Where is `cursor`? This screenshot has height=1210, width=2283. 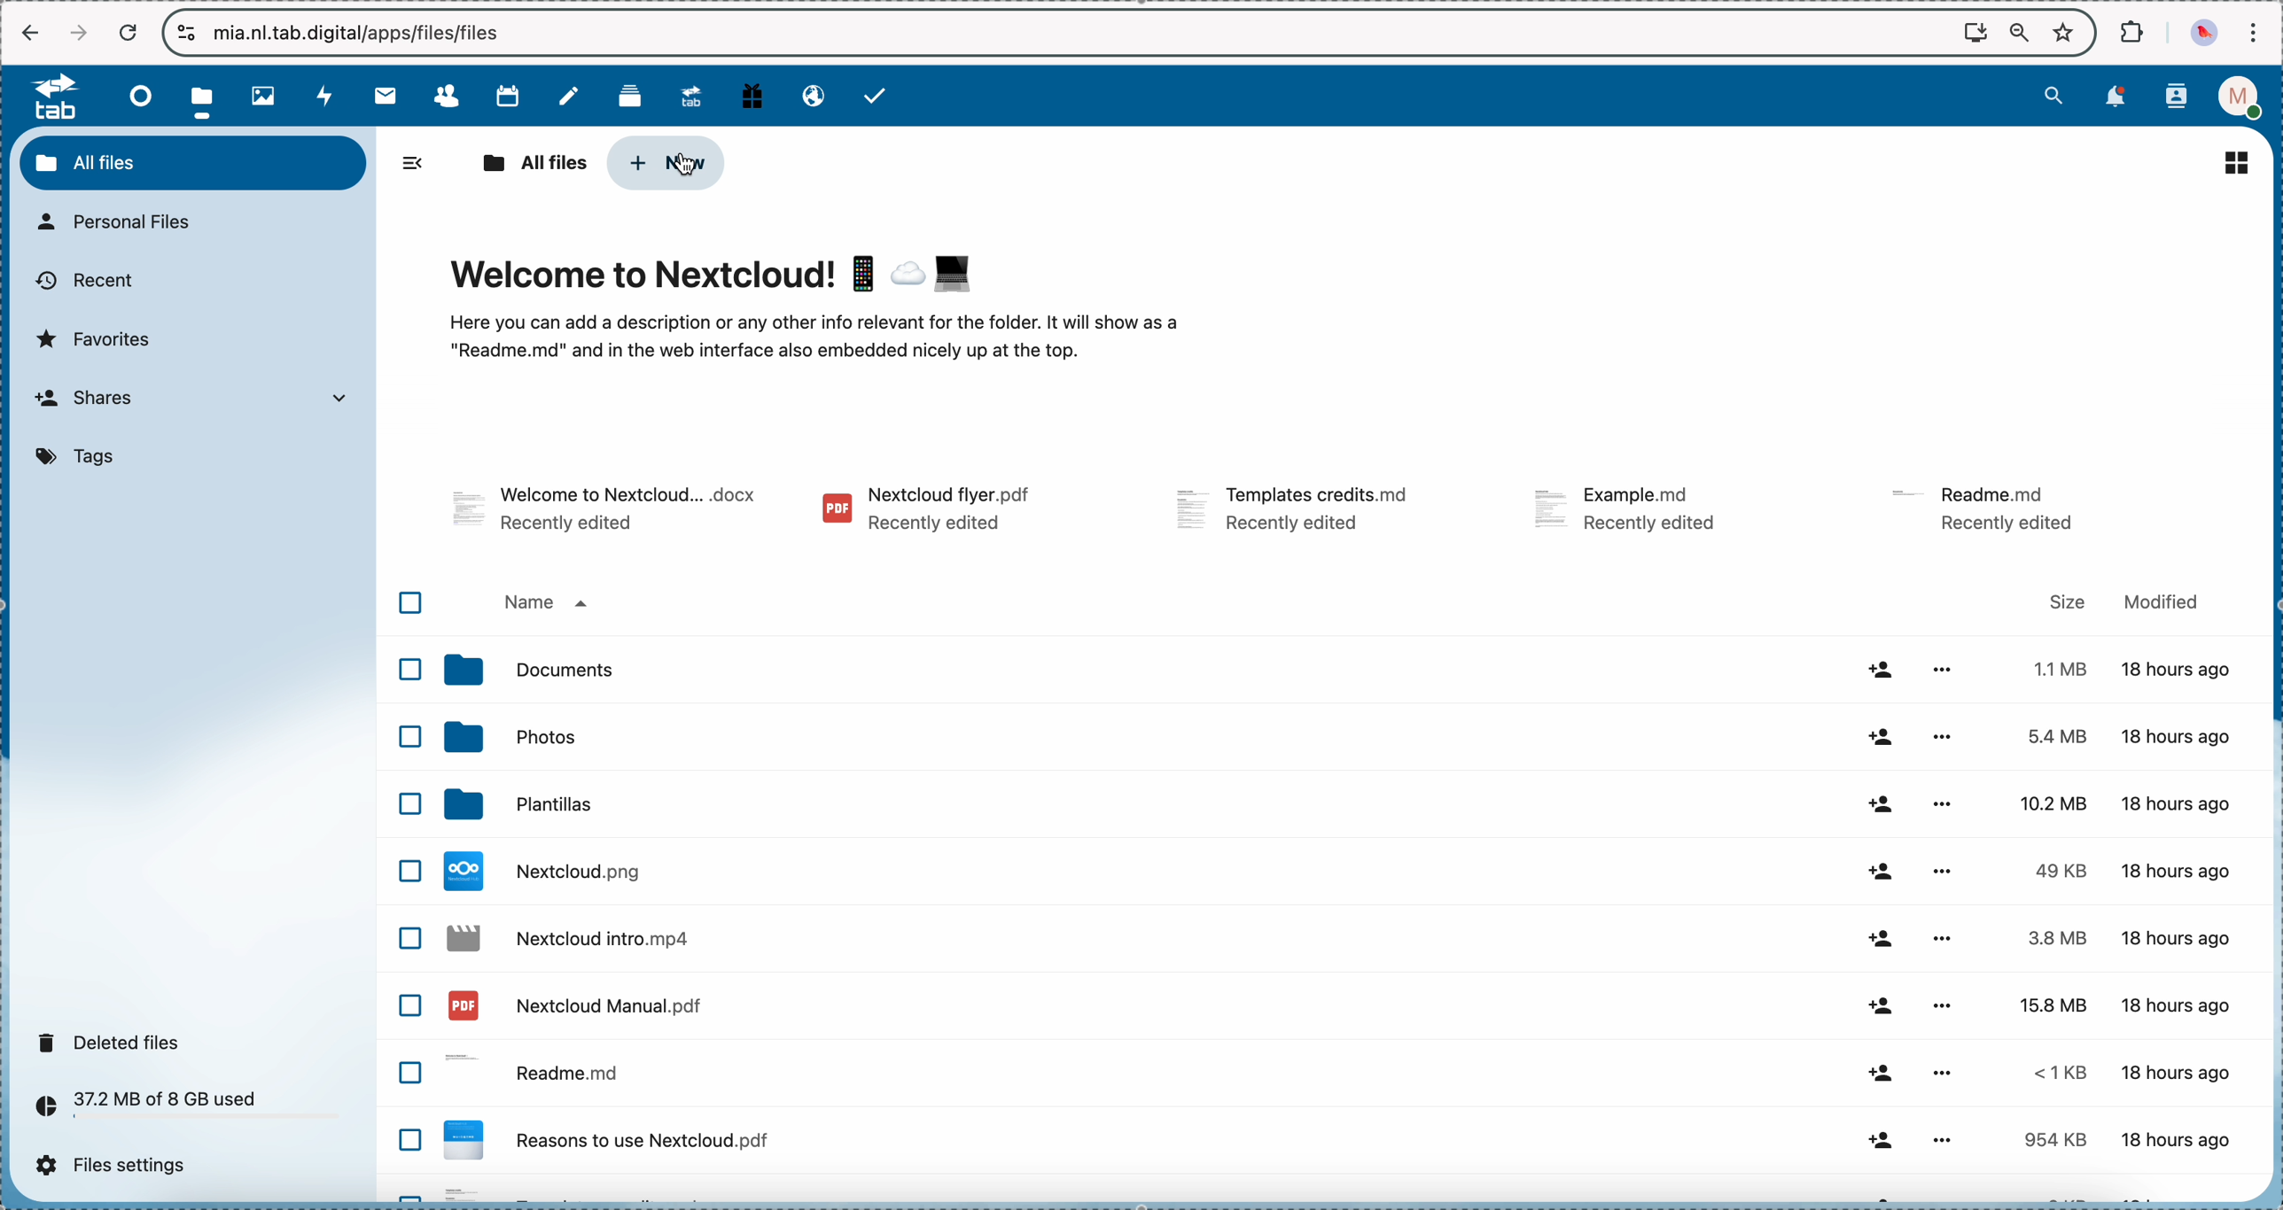 cursor is located at coordinates (692, 169).